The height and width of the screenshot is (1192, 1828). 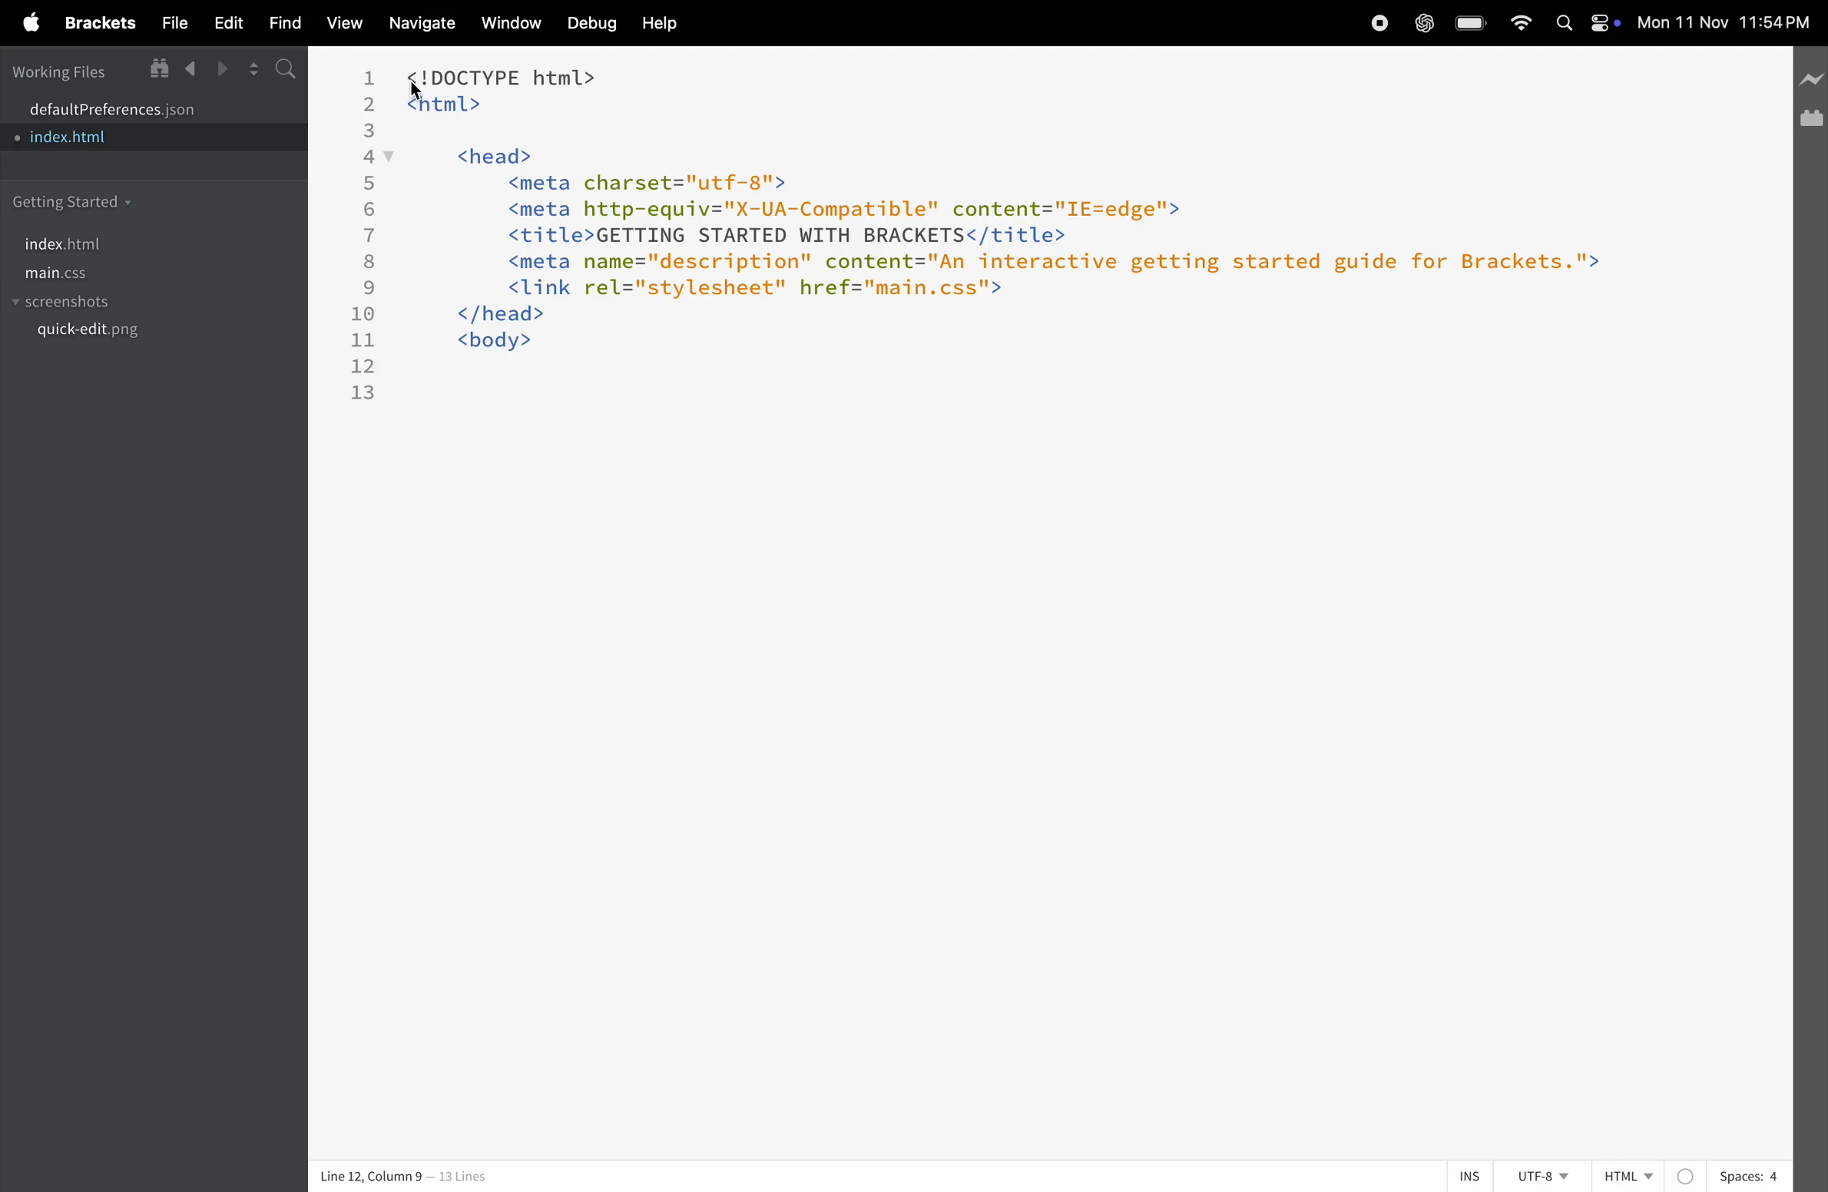 What do you see at coordinates (370, 104) in the screenshot?
I see `2` at bounding box center [370, 104].